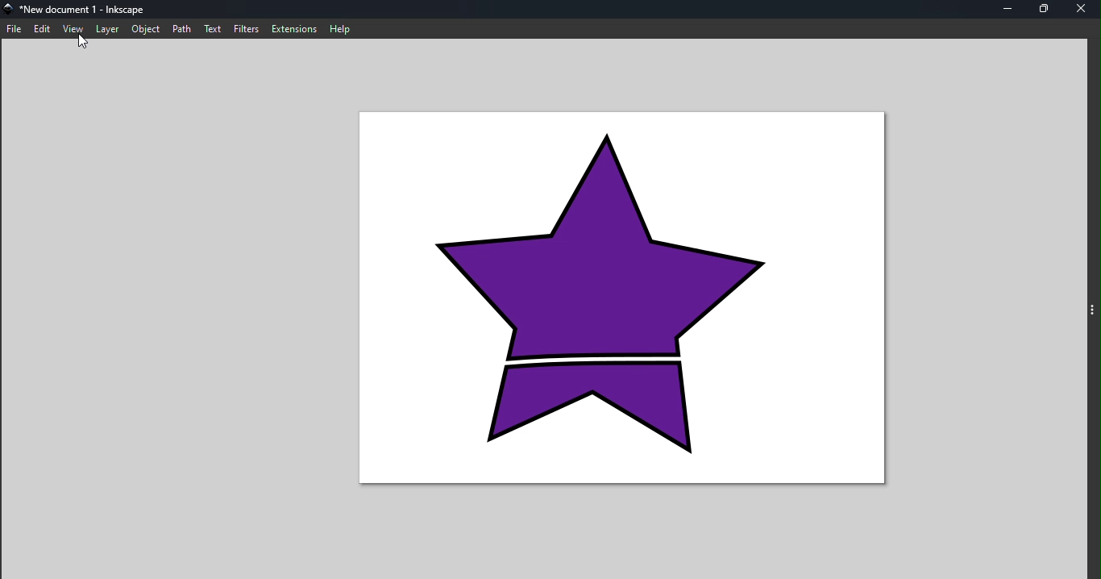 The image size is (1101, 579). What do you see at coordinates (44, 30) in the screenshot?
I see `Edit` at bounding box center [44, 30].